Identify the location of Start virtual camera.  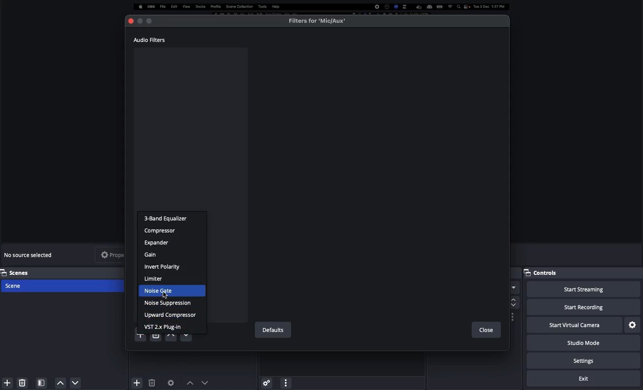
(573, 325).